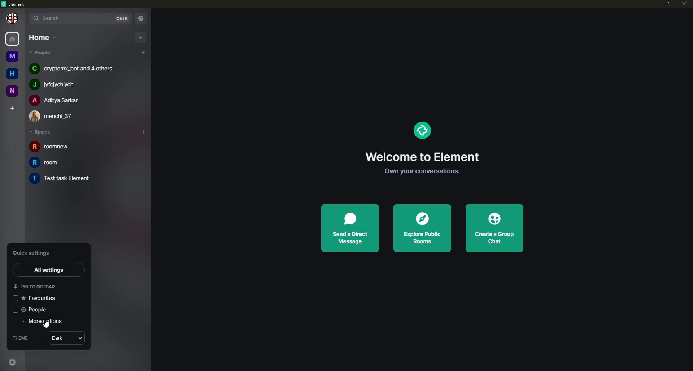 Image resolution: width=693 pixels, height=371 pixels. Describe the element at coordinates (13, 38) in the screenshot. I see `home` at that location.